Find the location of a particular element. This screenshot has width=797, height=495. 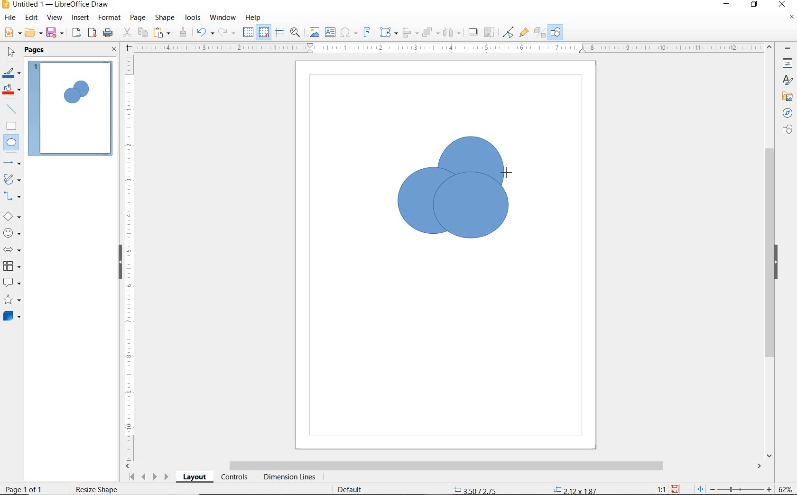

DRAWN CIRCLE is located at coordinates (470, 171).